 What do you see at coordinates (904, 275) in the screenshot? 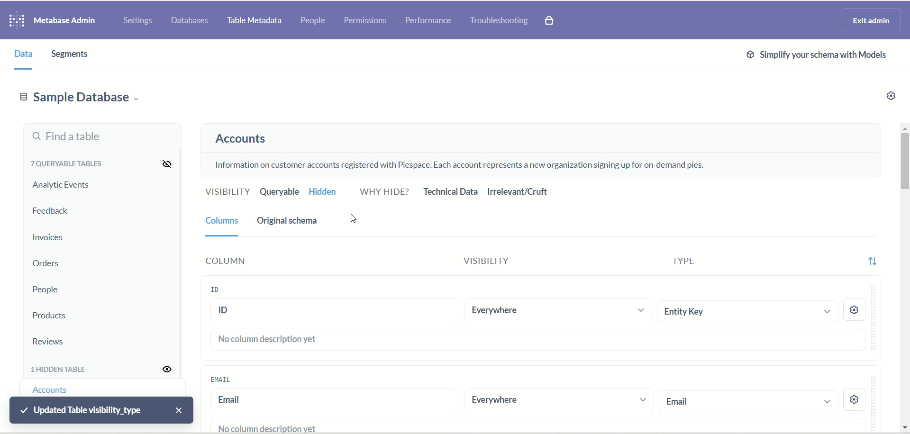
I see `vertical scroll bar` at bounding box center [904, 275].